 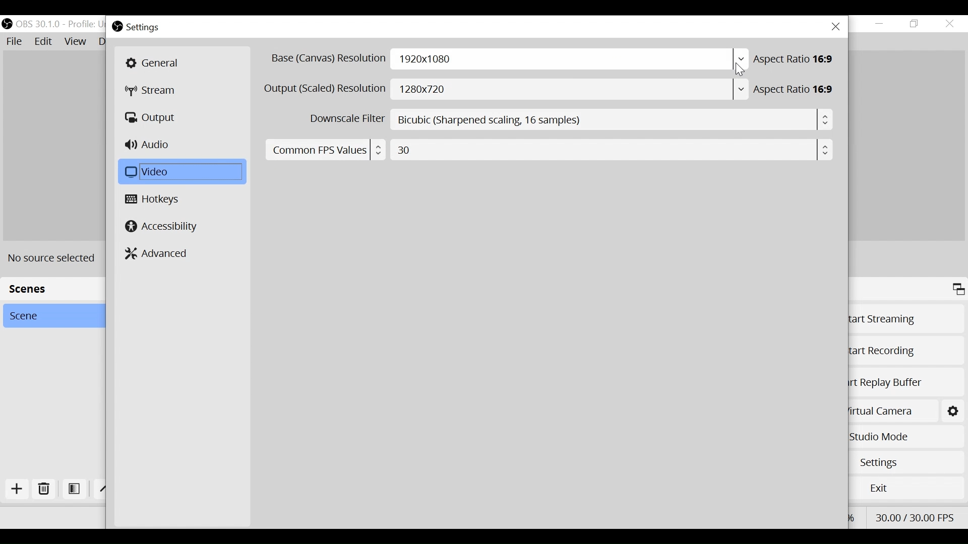 I want to click on Common FPS Values Field 30, so click(x=547, y=149).